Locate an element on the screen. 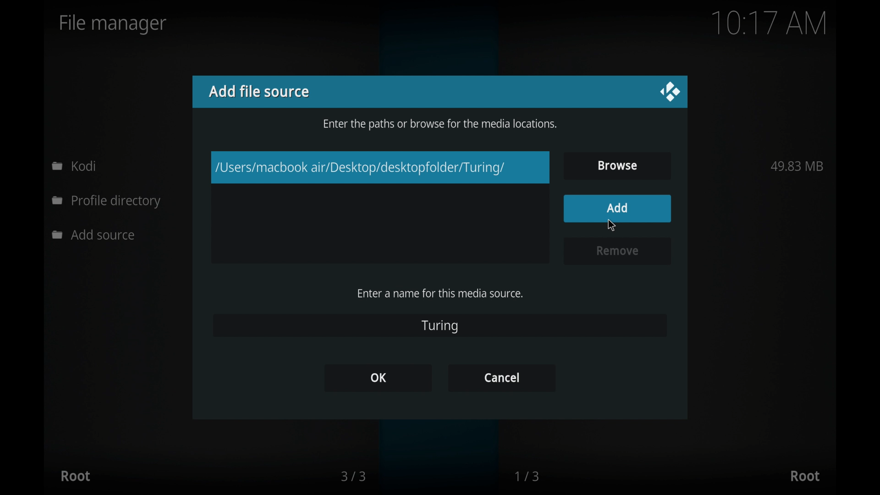  root is located at coordinates (805, 476).